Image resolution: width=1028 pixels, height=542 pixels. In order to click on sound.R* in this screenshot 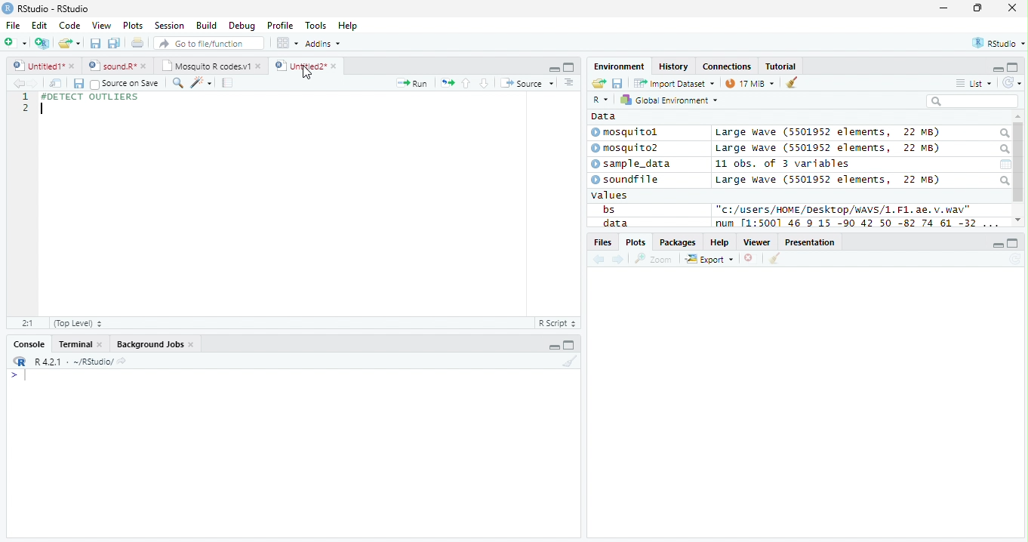, I will do `click(115, 65)`.